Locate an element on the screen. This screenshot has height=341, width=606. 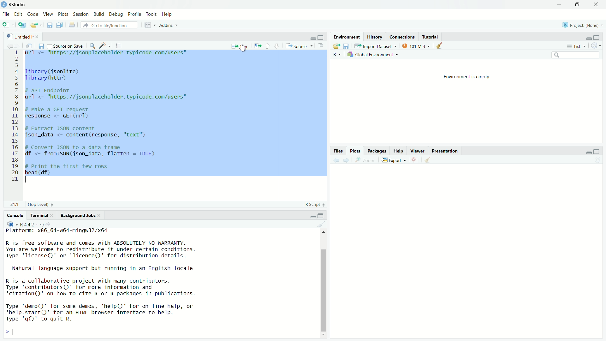
Minimize is located at coordinates (587, 38).